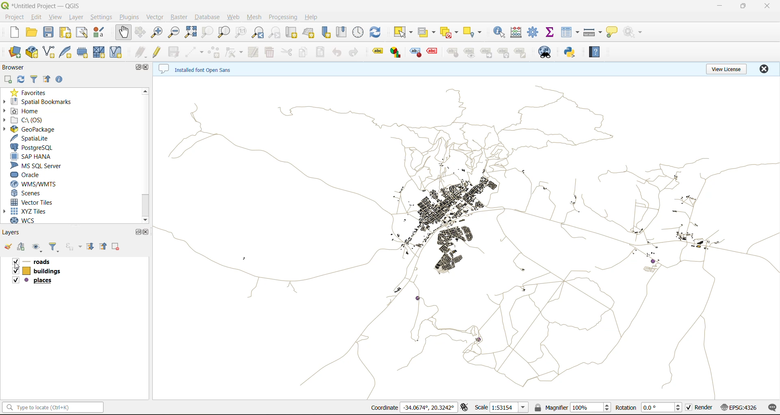 This screenshot has height=415, width=780. I want to click on open, so click(33, 33).